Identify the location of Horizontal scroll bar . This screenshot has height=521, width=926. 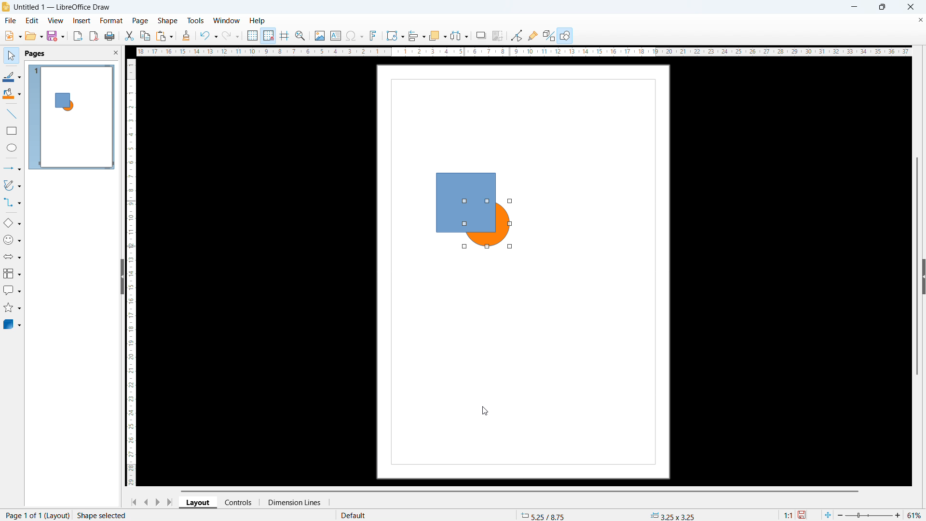
(520, 491).